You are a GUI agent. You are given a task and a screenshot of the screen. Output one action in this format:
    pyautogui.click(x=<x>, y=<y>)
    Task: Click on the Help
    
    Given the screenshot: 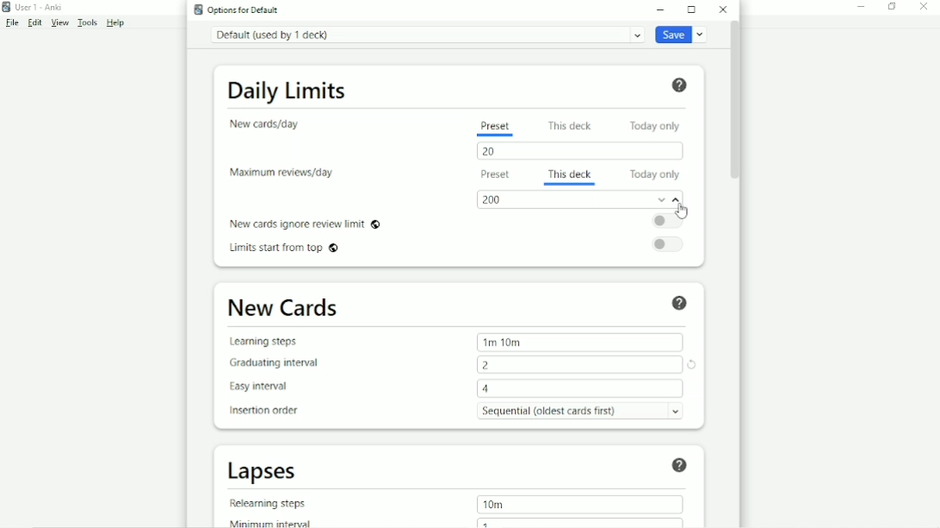 What is the action you would take?
    pyautogui.click(x=678, y=464)
    